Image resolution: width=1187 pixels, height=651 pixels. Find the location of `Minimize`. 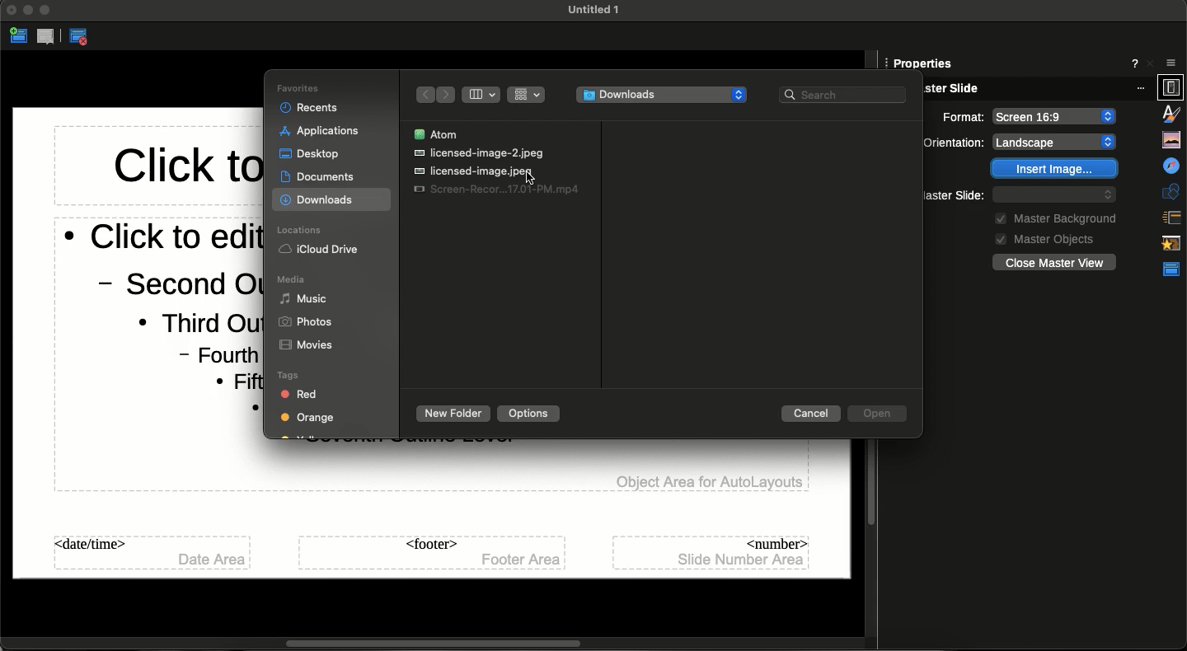

Minimize is located at coordinates (29, 12).